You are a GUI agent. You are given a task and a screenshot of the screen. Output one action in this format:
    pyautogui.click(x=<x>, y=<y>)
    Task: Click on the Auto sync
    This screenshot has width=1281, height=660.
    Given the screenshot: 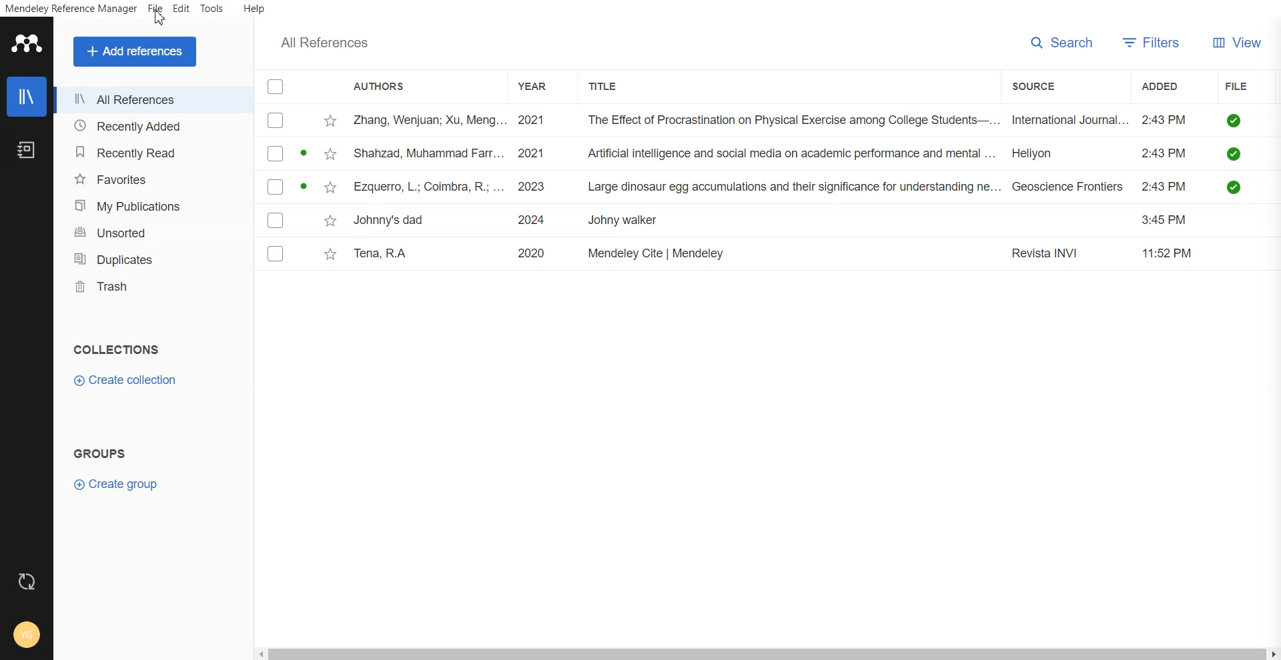 What is the action you would take?
    pyautogui.click(x=27, y=581)
    